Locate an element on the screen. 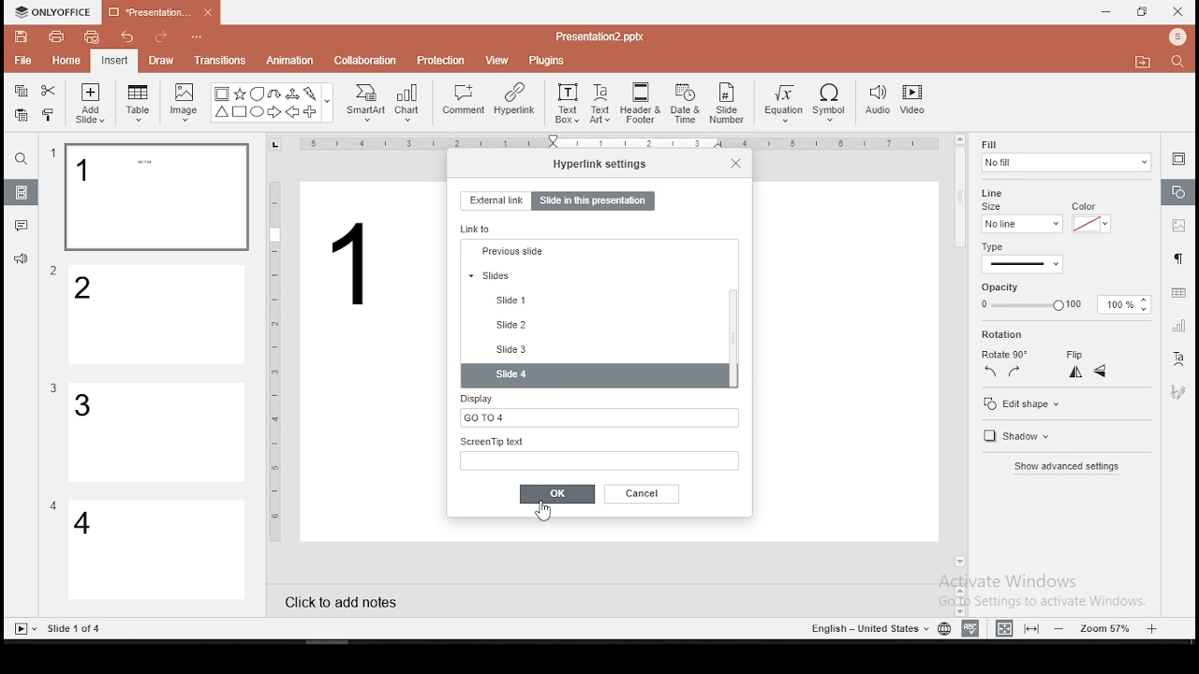 This screenshot has height=674, width=1199. comments is located at coordinates (22, 226).